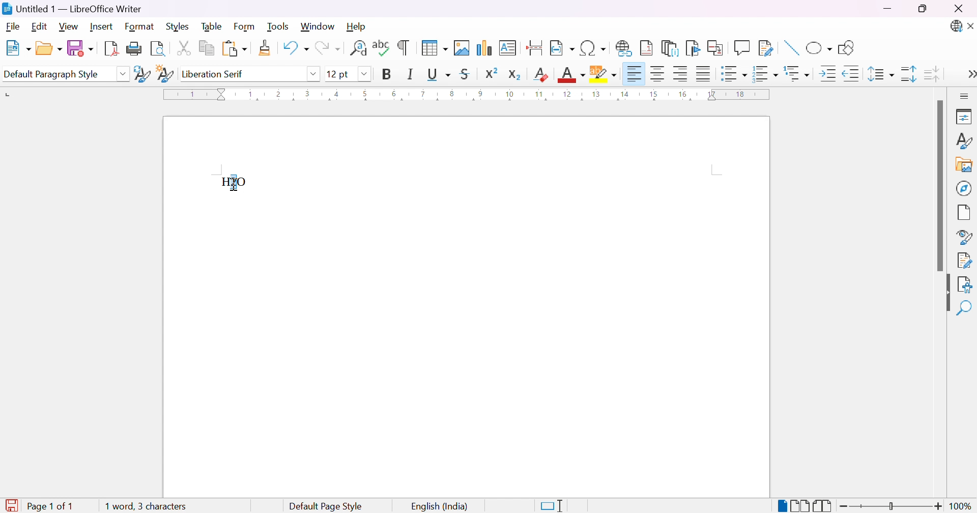  What do you see at coordinates (741, 48) in the screenshot?
I see `Insert functions` at bounding box center [741, 48].